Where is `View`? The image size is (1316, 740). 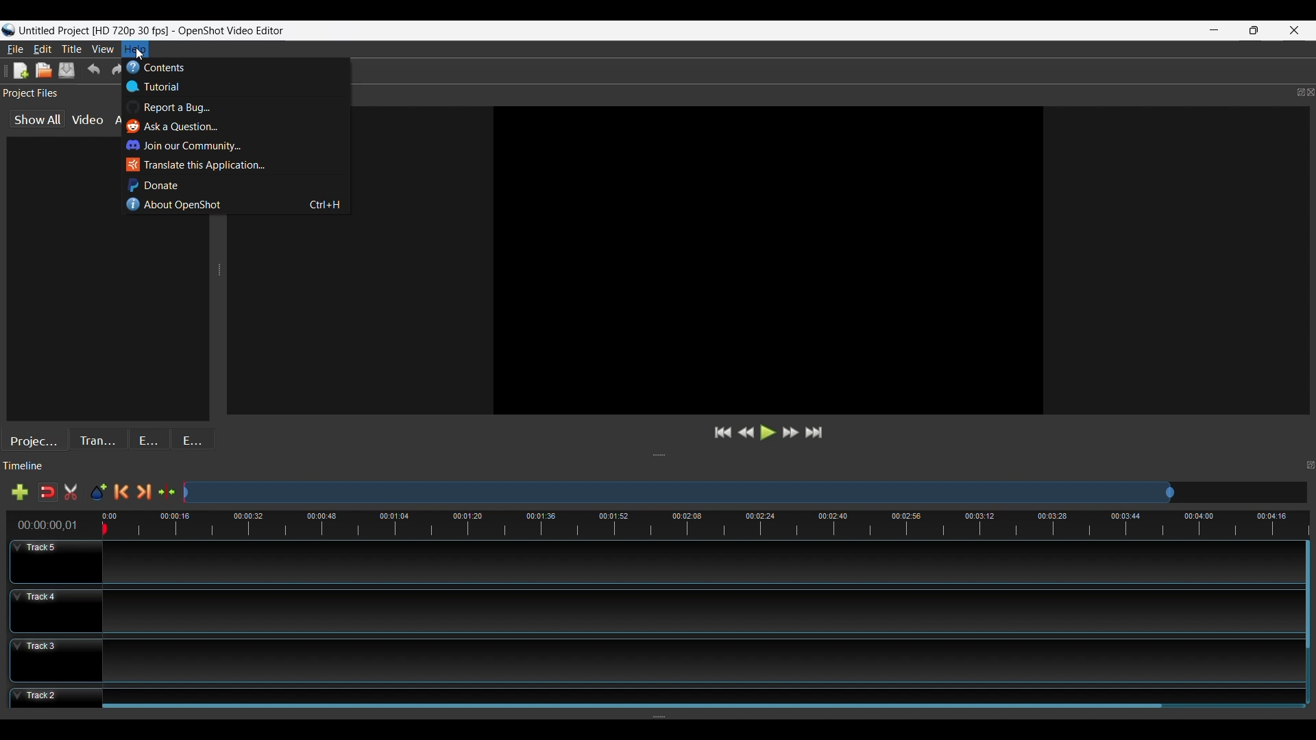
View is located at coordinates (104, 49).